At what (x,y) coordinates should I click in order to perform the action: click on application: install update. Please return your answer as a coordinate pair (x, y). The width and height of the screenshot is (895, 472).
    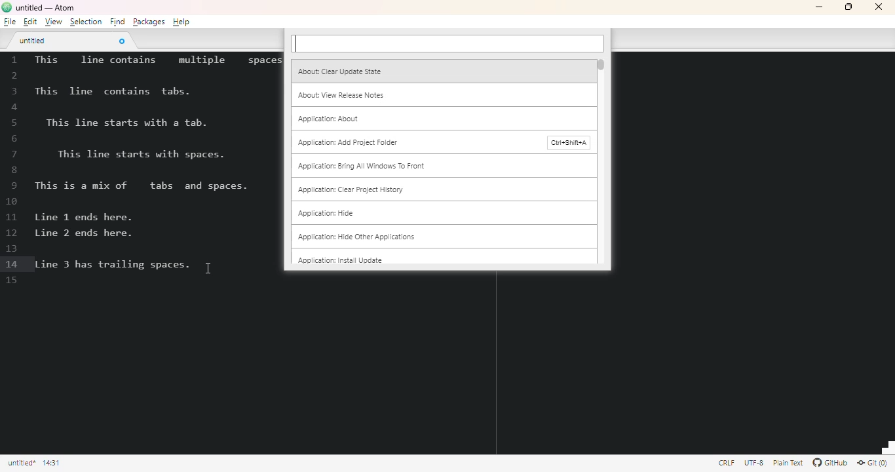
    Looking at the image, I should click on (341, 259).